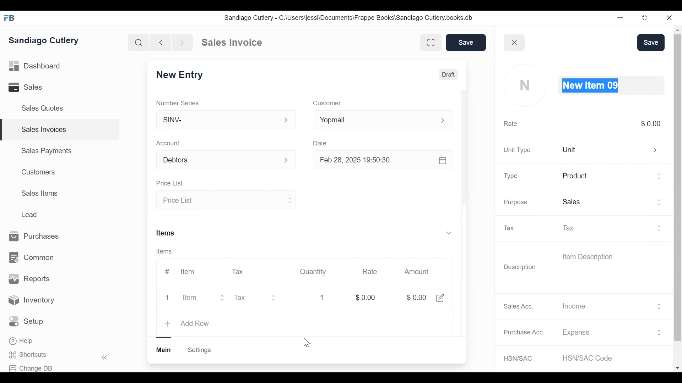 This screenshot has height=383, width=682. I want to click on share, so click(440, 297).